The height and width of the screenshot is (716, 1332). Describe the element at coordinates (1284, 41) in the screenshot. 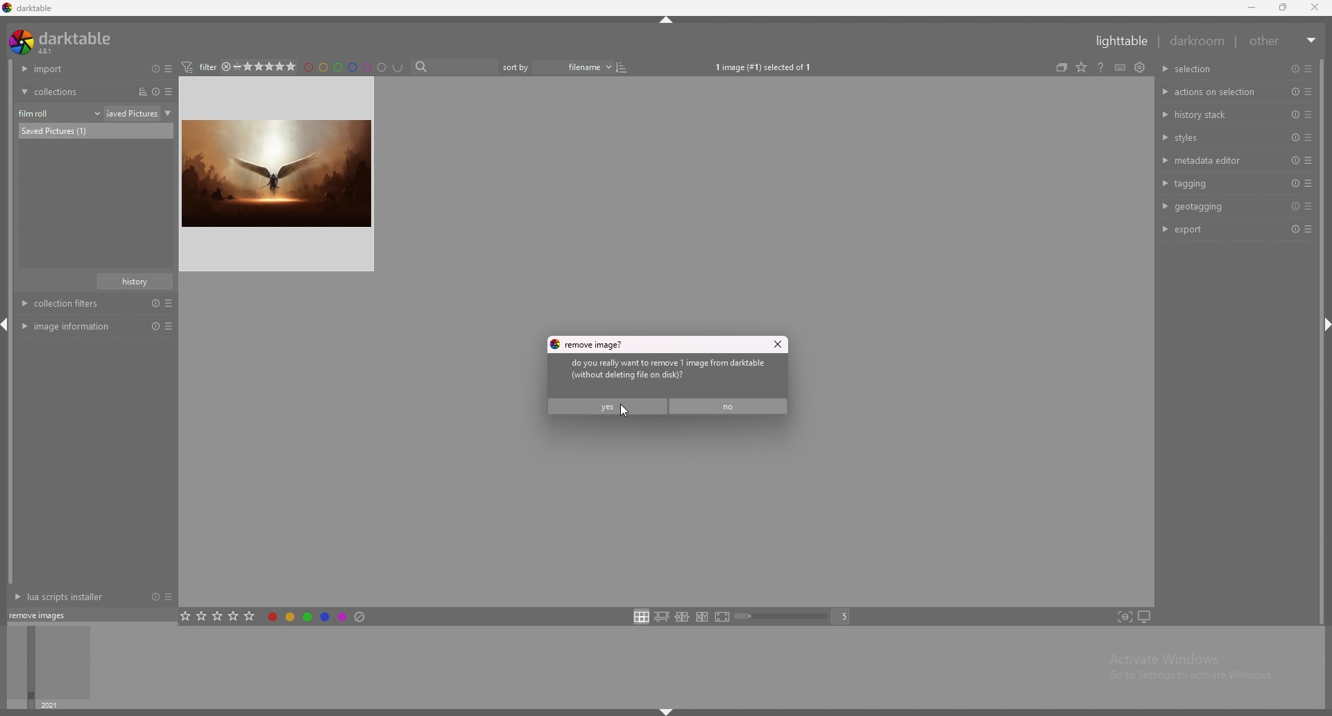

I see `other` at that location.